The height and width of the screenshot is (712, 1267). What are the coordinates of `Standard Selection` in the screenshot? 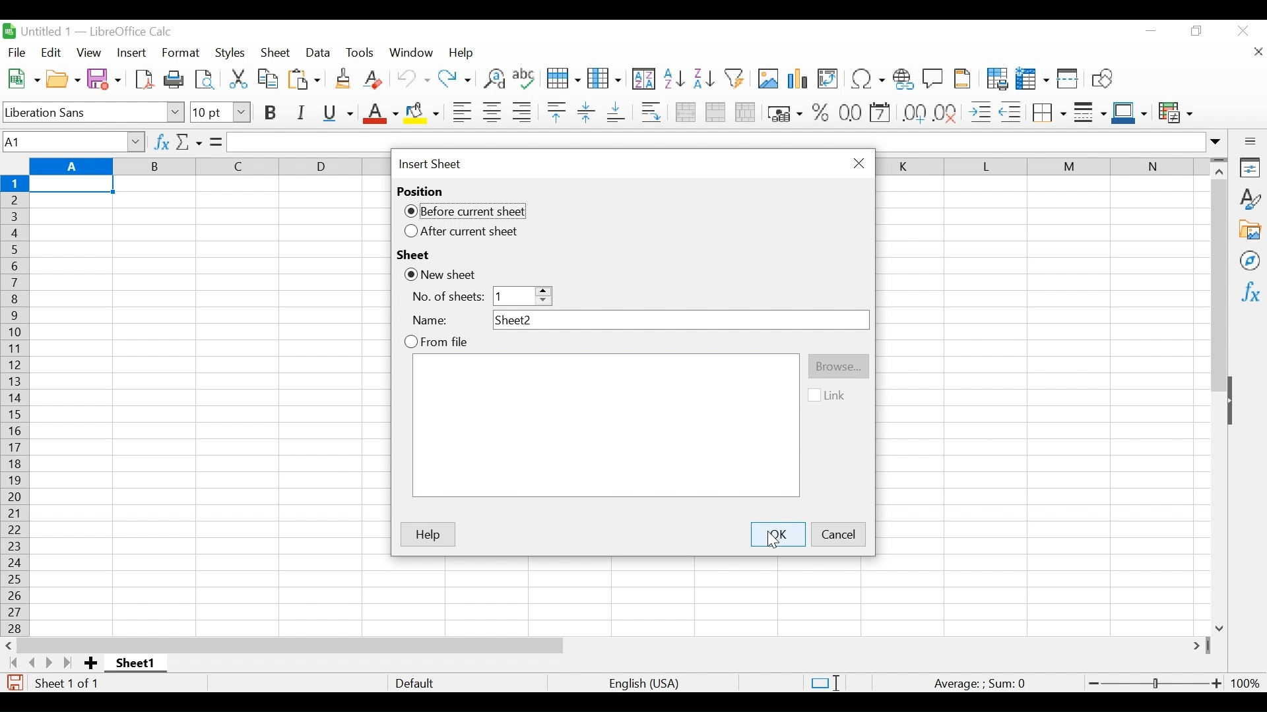 It's located at (827, 681).